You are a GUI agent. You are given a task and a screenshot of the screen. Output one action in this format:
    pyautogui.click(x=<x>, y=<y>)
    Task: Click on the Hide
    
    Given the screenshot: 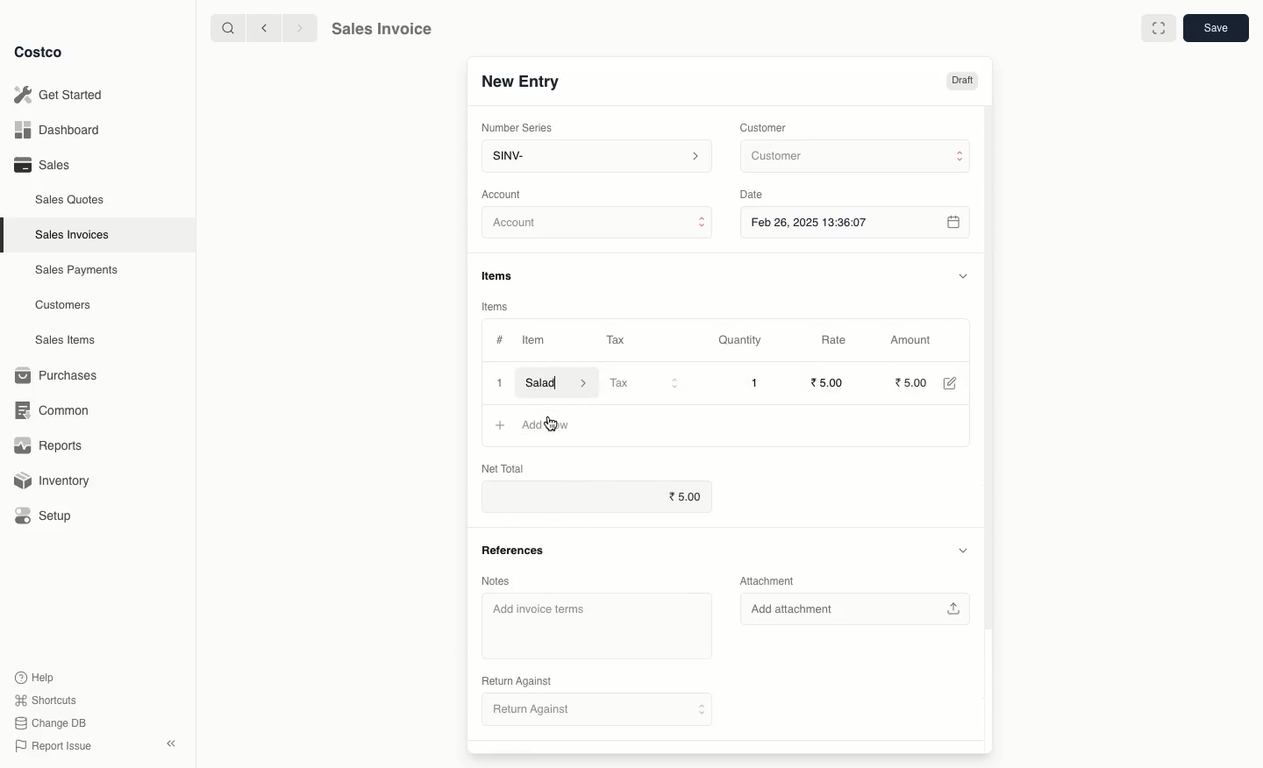 What is the action you would take?
    pyautogui.click(x=962, y=275)
    